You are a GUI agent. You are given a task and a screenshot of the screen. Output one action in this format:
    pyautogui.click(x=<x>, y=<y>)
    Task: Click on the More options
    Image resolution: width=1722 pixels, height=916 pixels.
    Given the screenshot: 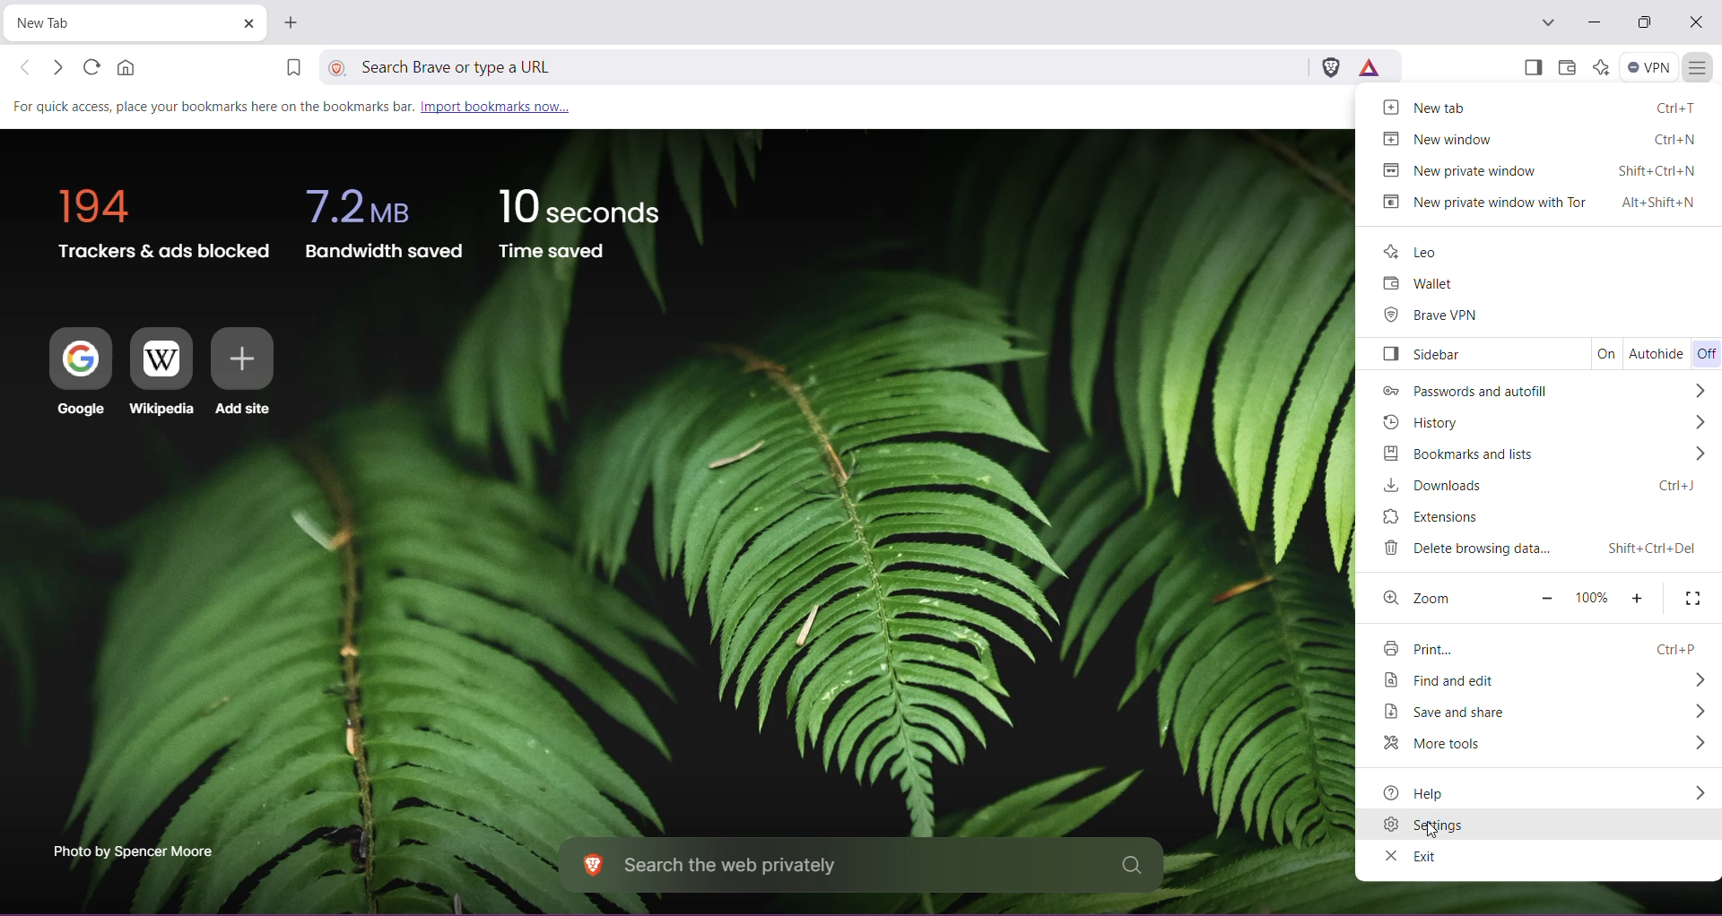 What is the action you would take?
    pyautogui.click(x=1704, y=390)
    